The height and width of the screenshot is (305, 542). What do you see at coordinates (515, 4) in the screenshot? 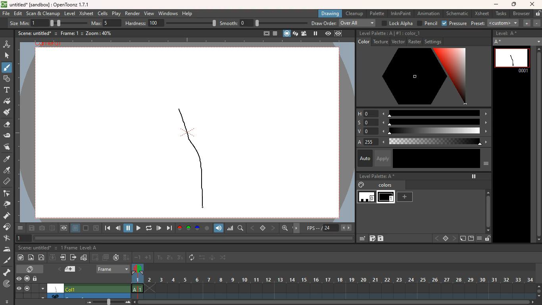
I see `maximize` at bounding box center [515, 4].